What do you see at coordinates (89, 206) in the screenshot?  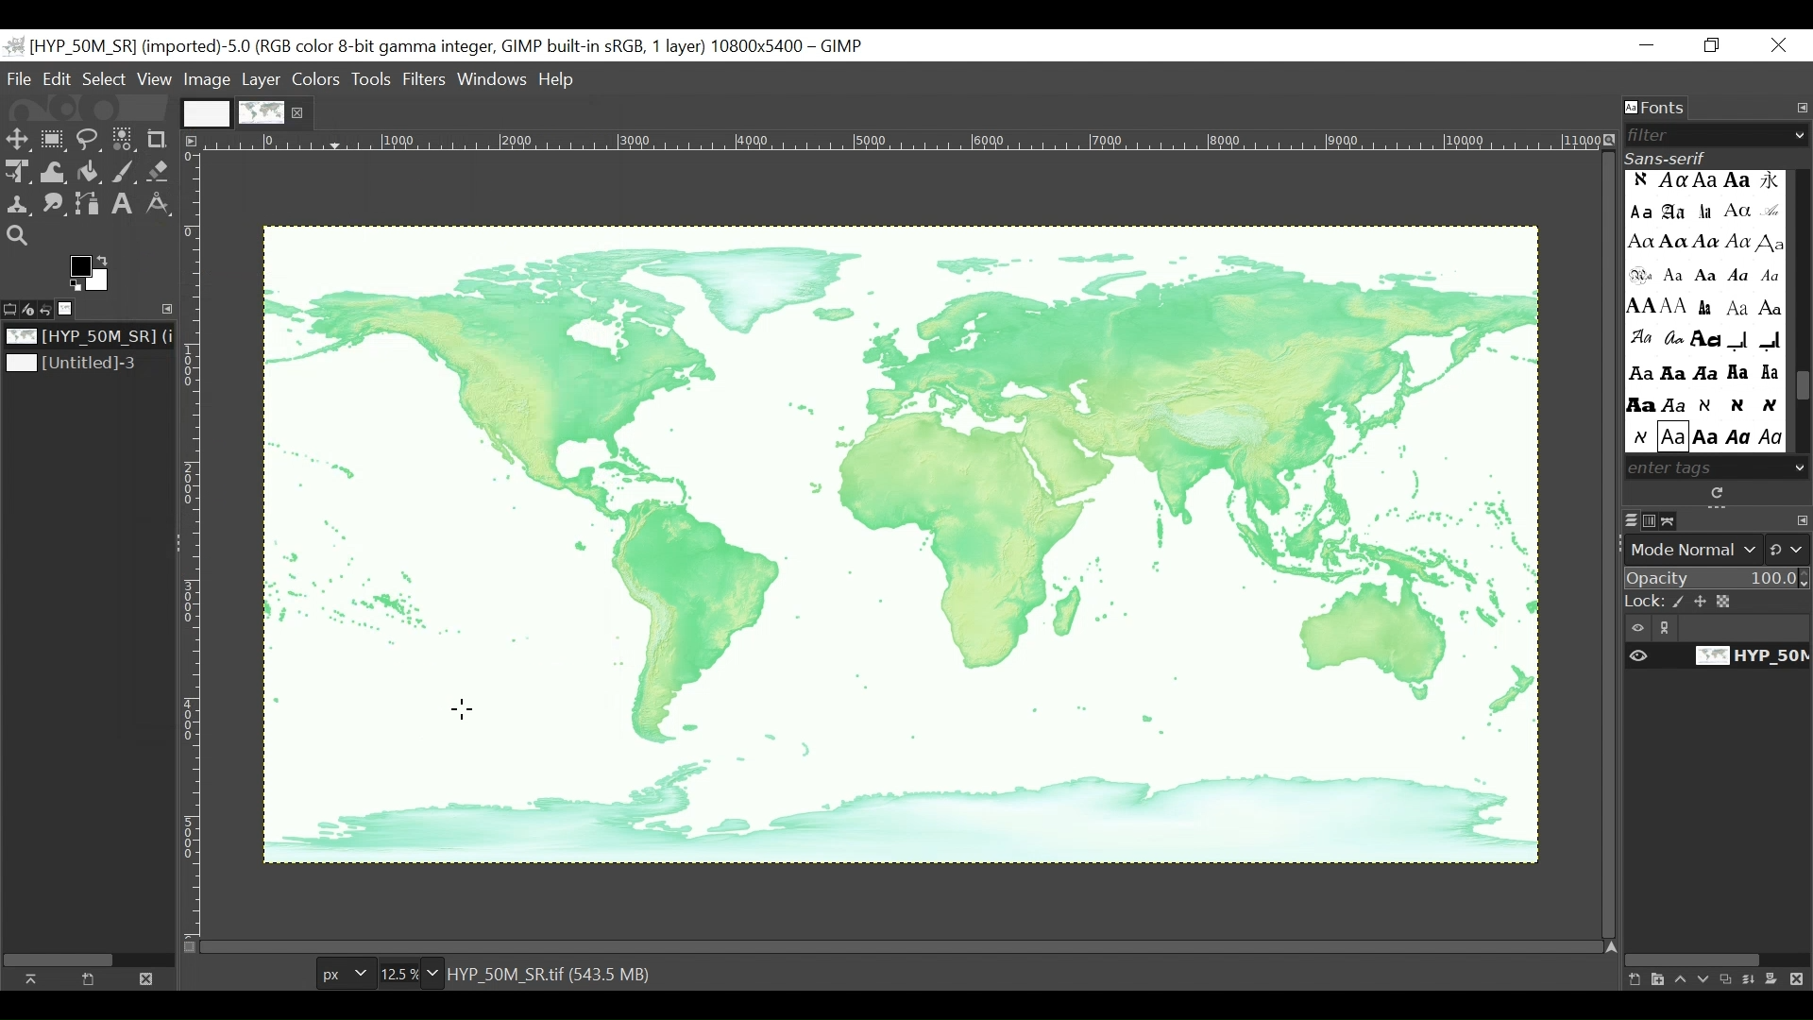 I see `Paths Tool` at bounding box center [89, 206].